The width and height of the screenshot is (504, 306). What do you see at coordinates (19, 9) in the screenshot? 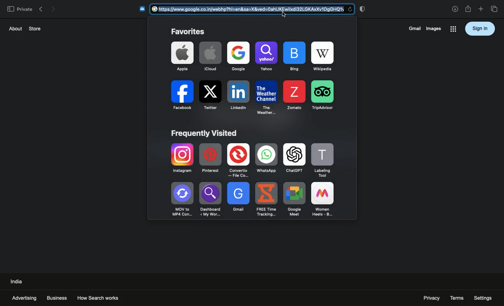
I see `private` at bounding box center [19, 9].